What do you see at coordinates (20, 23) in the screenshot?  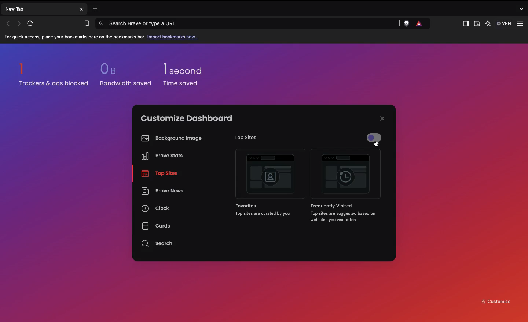 I see `Next page` at bounding box center [20, 23].